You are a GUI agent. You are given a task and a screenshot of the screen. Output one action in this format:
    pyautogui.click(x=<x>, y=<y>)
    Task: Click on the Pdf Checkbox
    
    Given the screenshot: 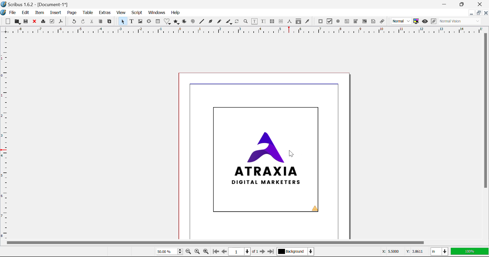 What is the action you would take?
    pyautogui.click(x=330, y=21)
    